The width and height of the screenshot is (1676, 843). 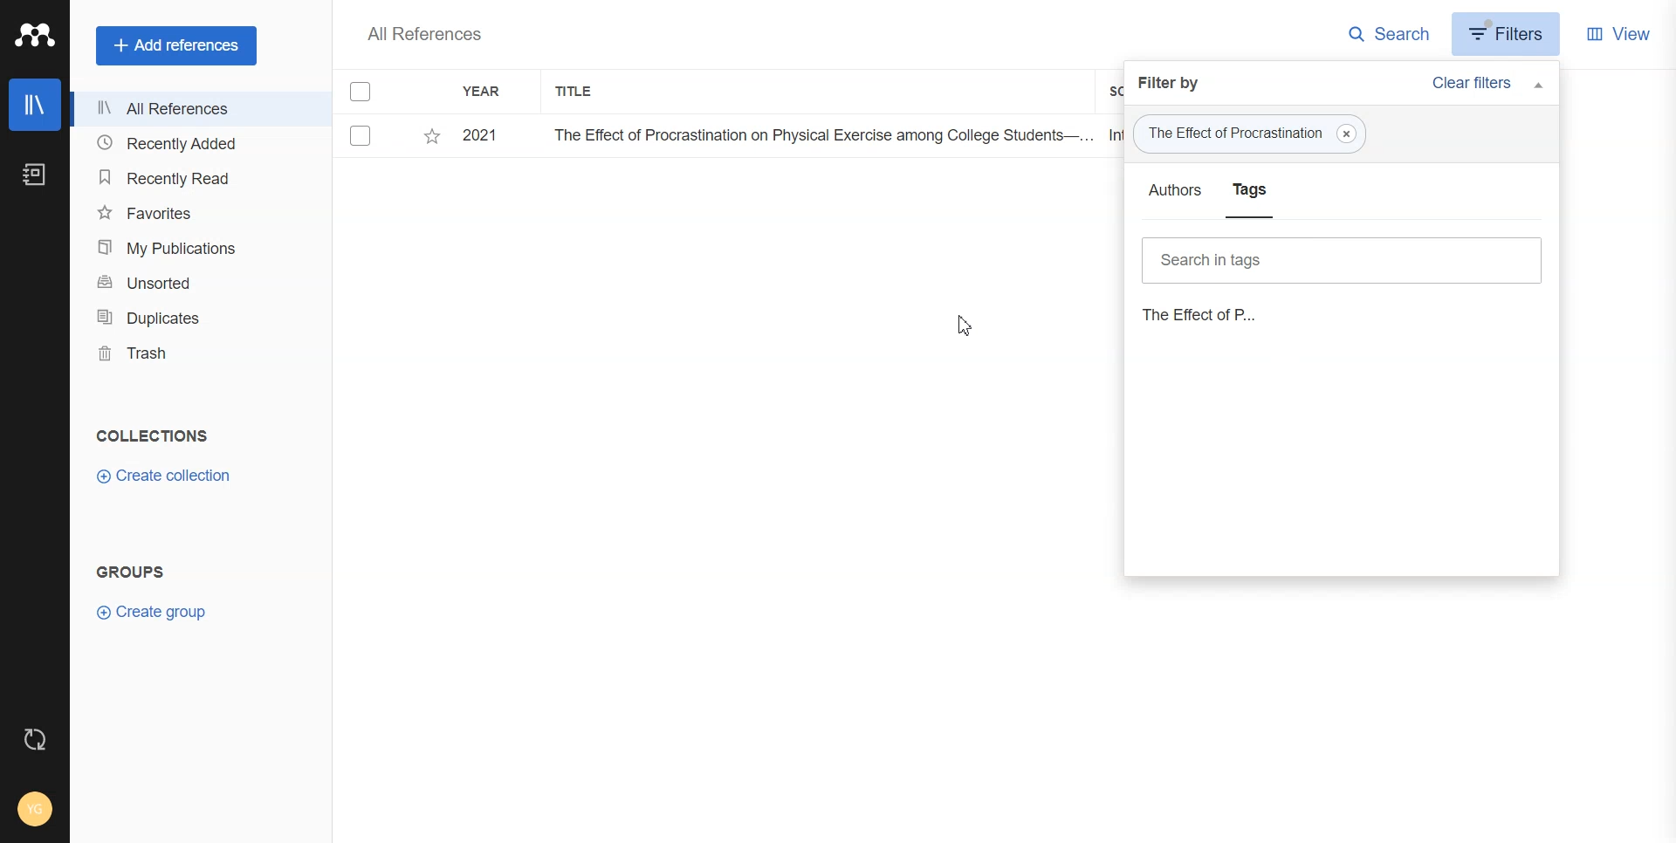 I want to click on Favorites, so click(x=189, y=215).